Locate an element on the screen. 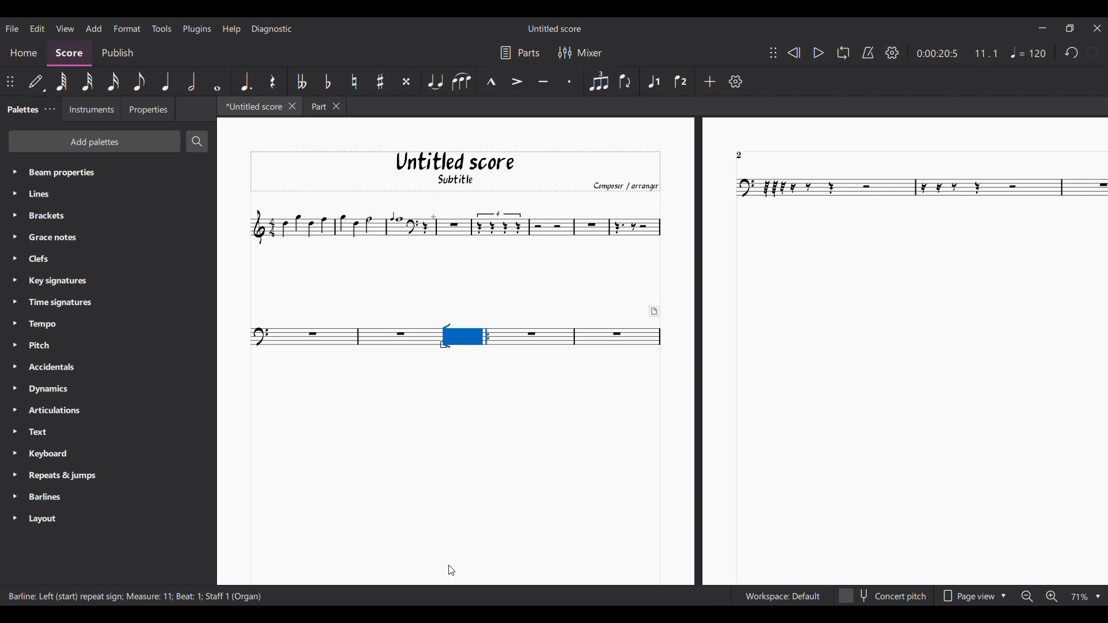 The width and height of the screenshot is (1108, 623). Other tab is located at coordinates (324, 106).